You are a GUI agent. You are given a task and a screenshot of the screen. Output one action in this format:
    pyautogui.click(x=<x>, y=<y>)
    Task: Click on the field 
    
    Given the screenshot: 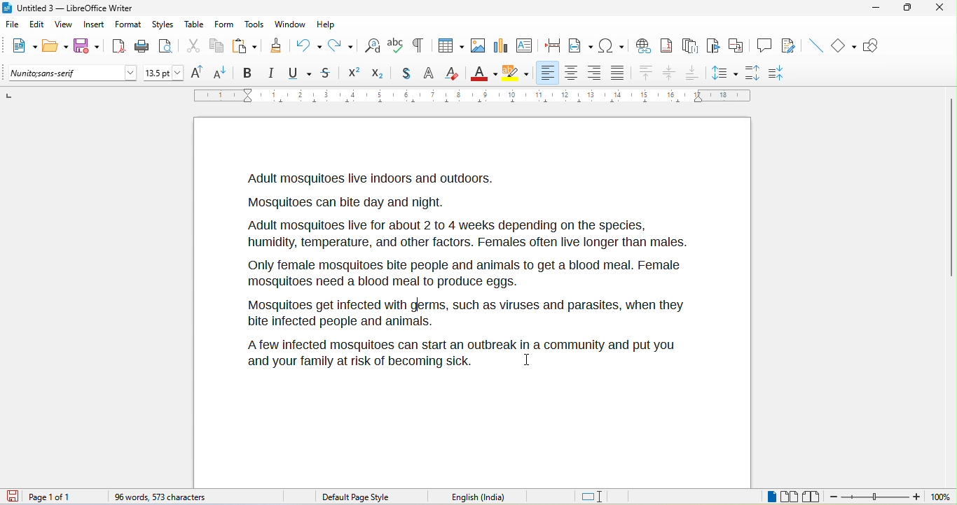 What is the action you would take?
    pyautogui.click(x=581, y=48)
    